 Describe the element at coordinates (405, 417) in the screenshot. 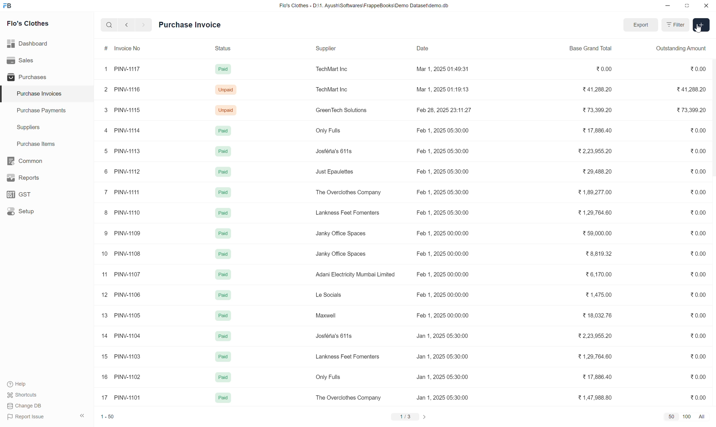

I see `1/3` at that location.